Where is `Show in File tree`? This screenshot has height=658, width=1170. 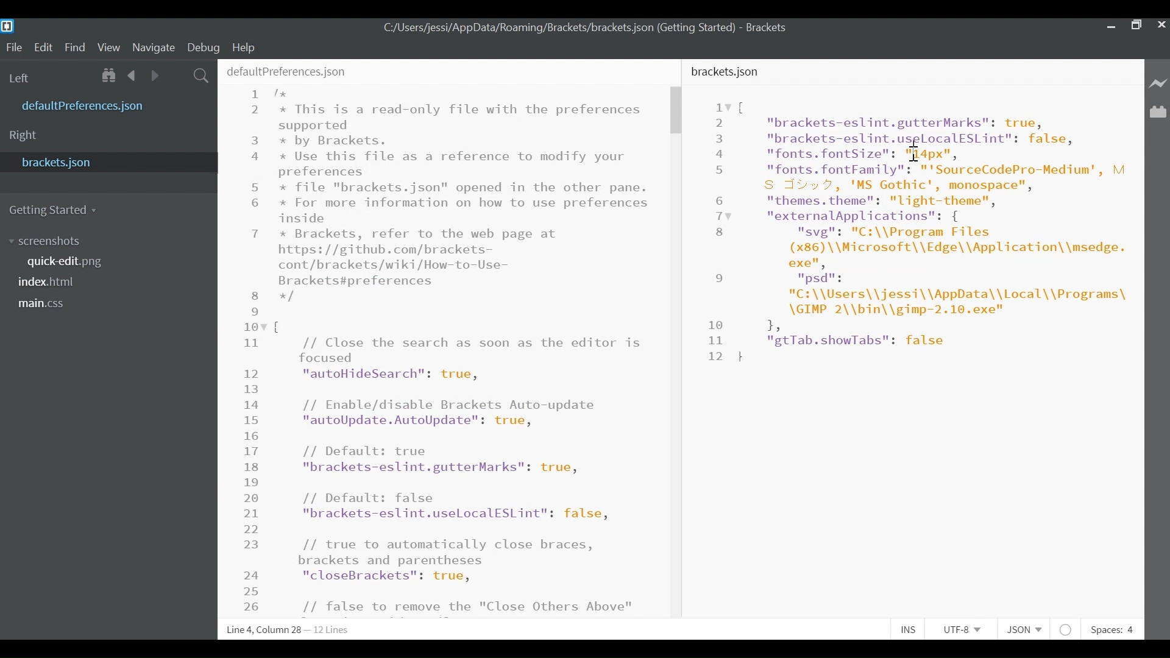
Show in File tree is located at coordinates (108, 76).